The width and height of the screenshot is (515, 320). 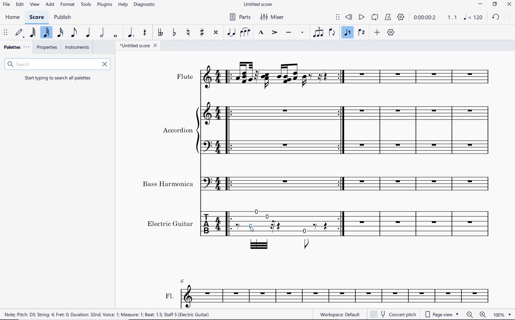 What do you see at coordinates (375, 17) in the screenshot?
I see `loop playback` at bounding box center [375, 17].